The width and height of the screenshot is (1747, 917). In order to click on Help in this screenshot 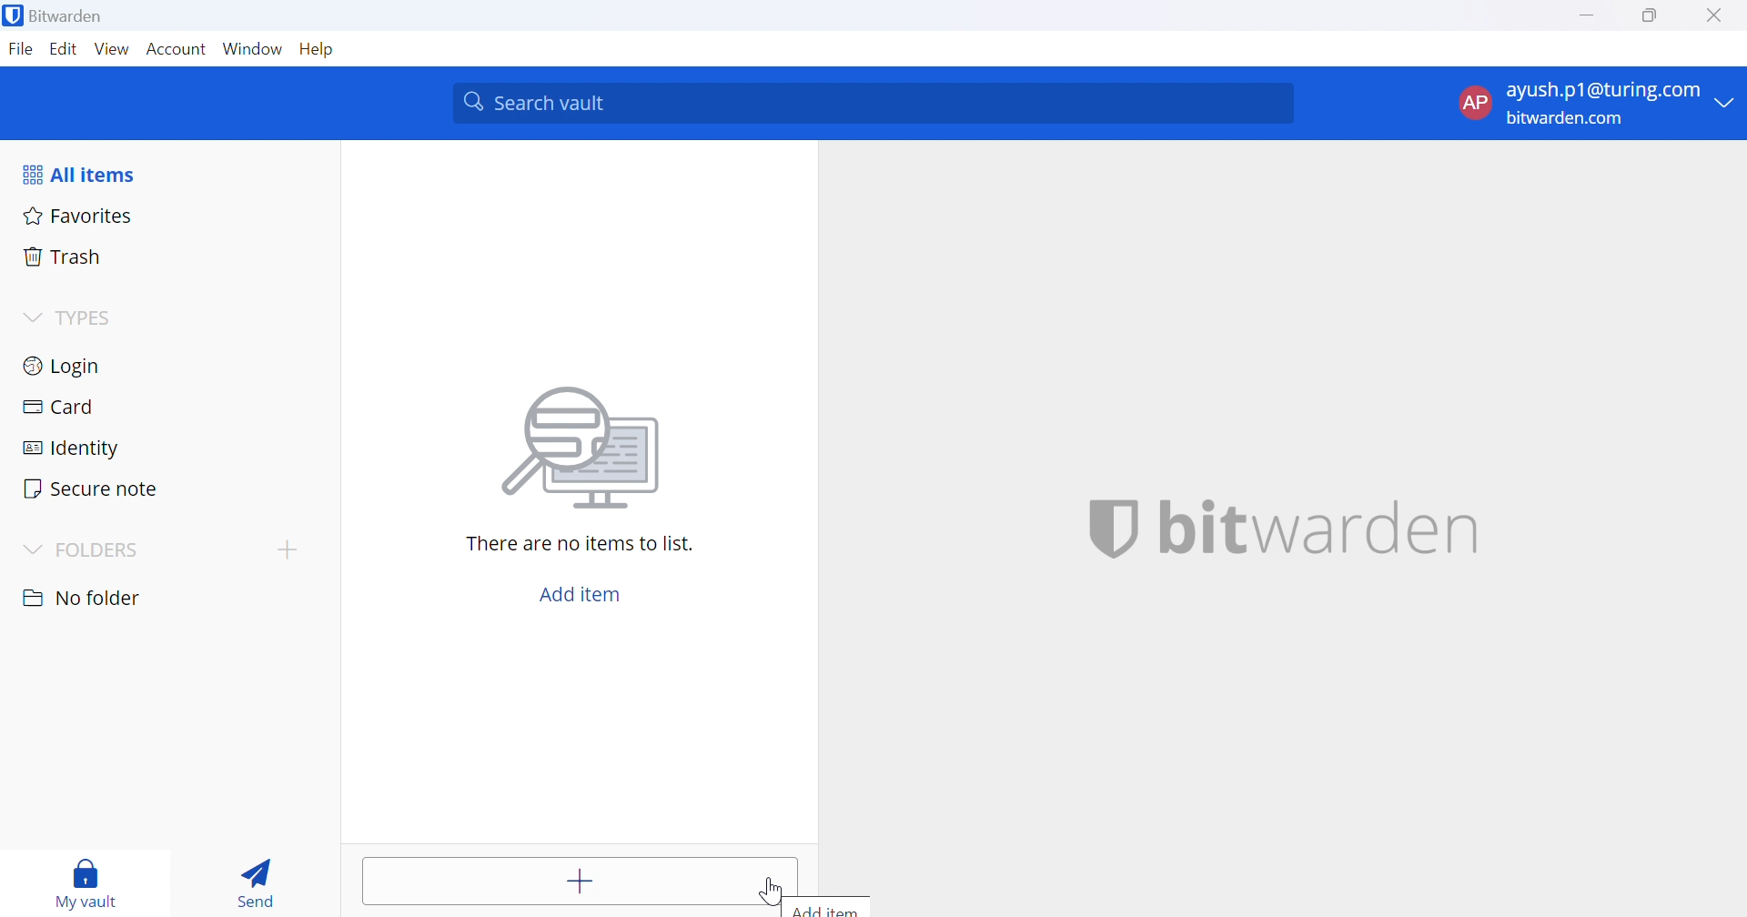, I will do `click(318, 51)`.